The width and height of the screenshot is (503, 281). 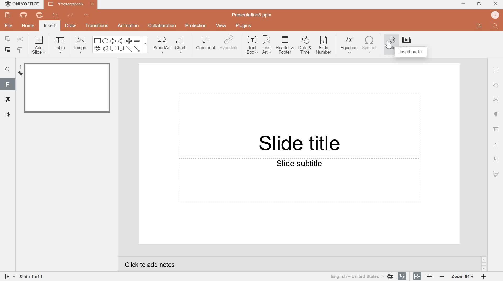 What do you see at coordinates (390, 43) in the screenshot?
I see `Audio` at bounding box center [390, 43].